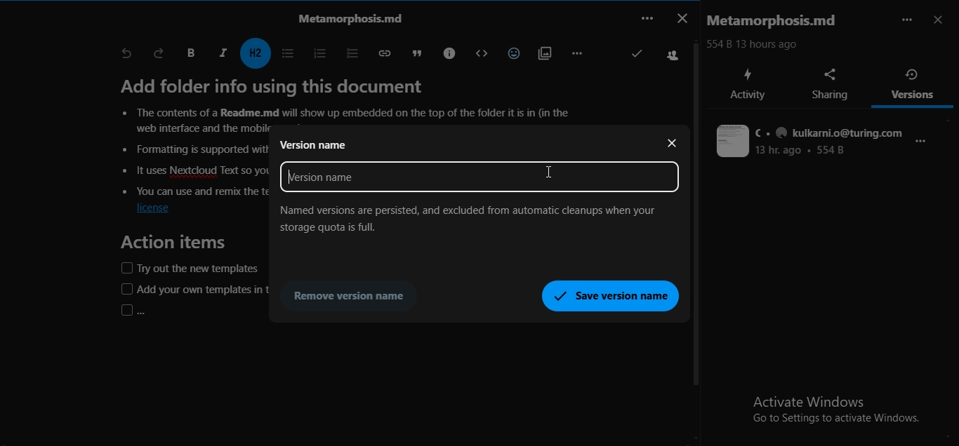  Describe the element at coordinates (940, 21) in the screenshot. I see `close` at that location.